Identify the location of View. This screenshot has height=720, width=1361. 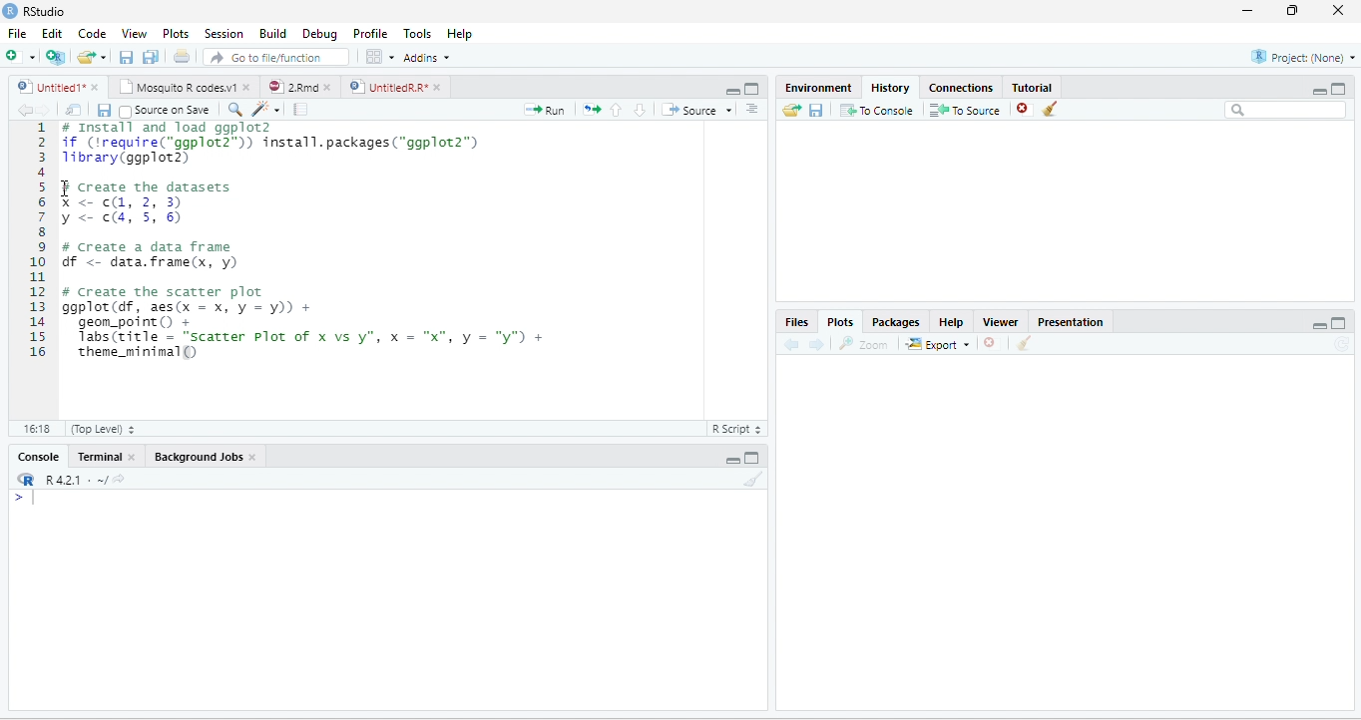
(134, 33).